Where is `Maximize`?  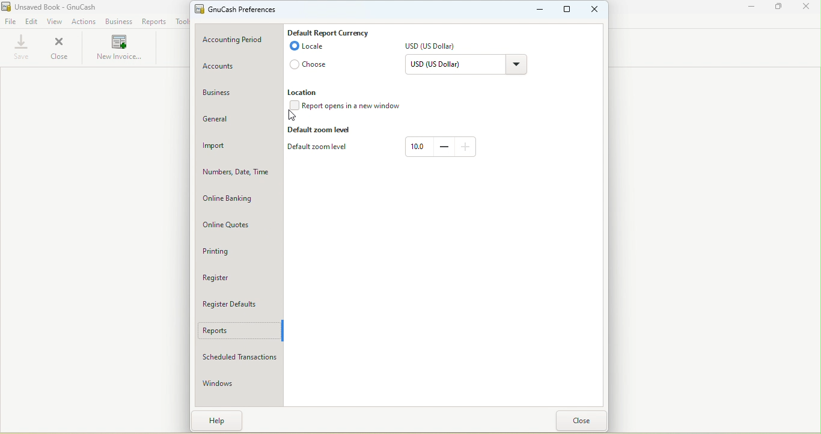 Maximize is located at coordinates (569, 10).